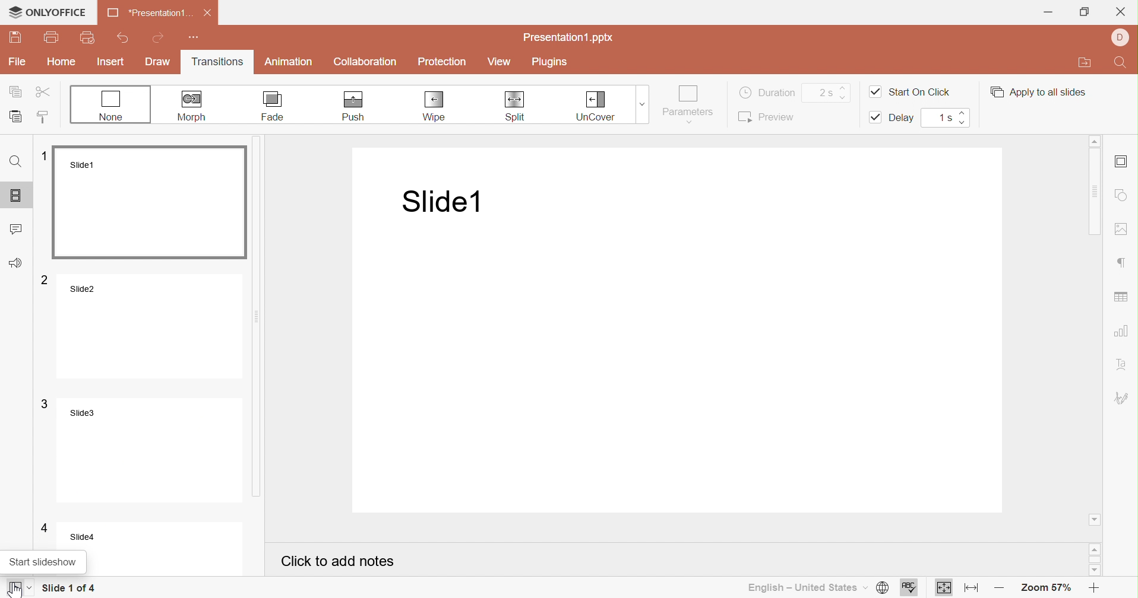  What do you see at coordinates (881, 589) in the screenshot?
I see `Set document language` at bounding box center [881, 589].